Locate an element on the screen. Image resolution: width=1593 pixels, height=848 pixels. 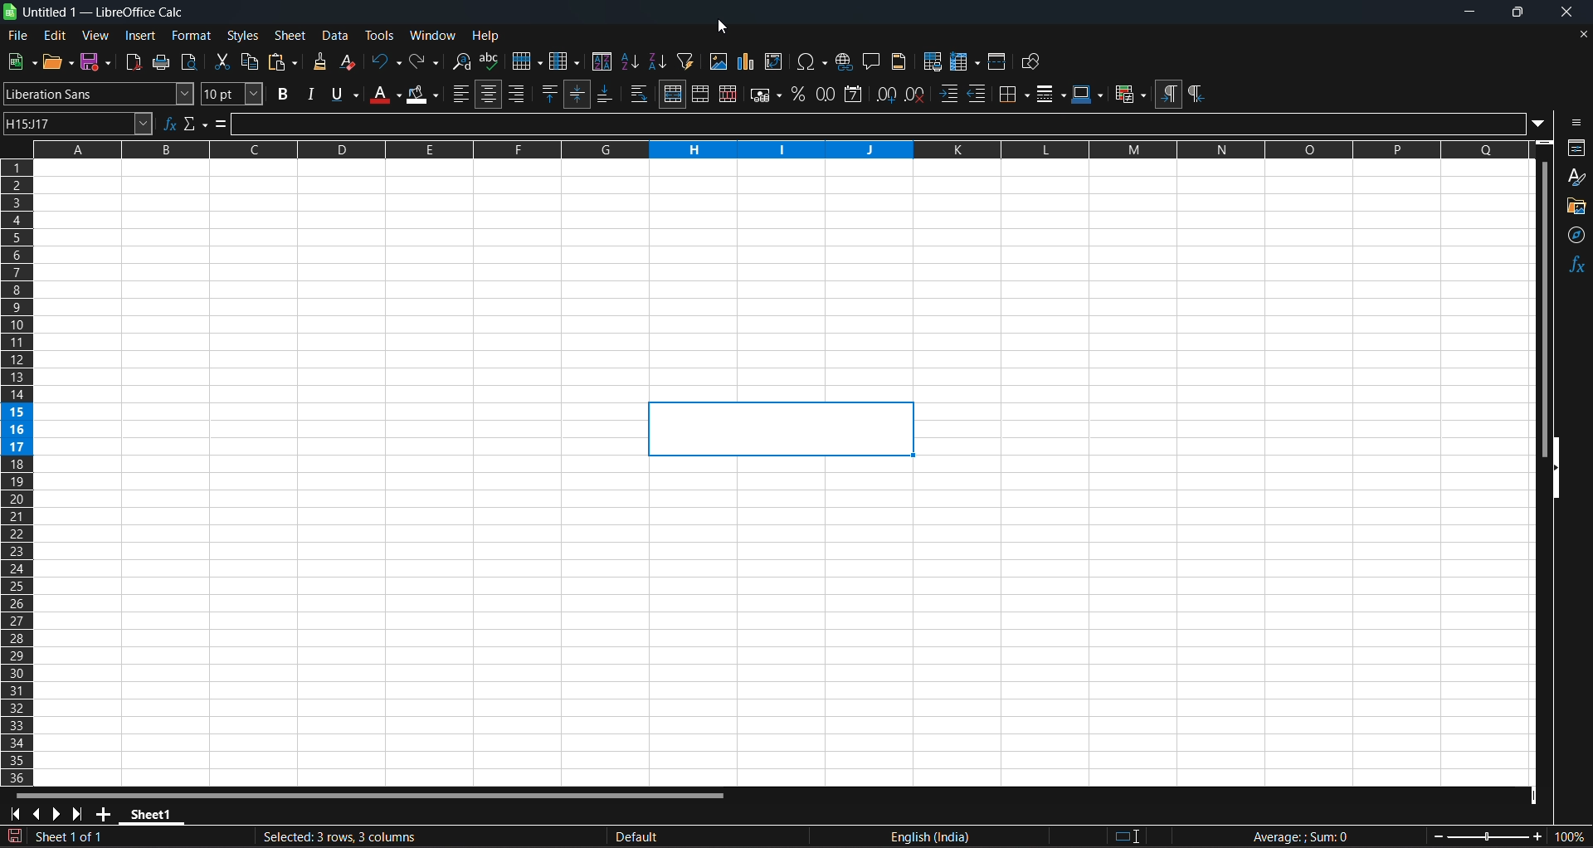
Cells are merged and centered is located at coordinates (784, 430).